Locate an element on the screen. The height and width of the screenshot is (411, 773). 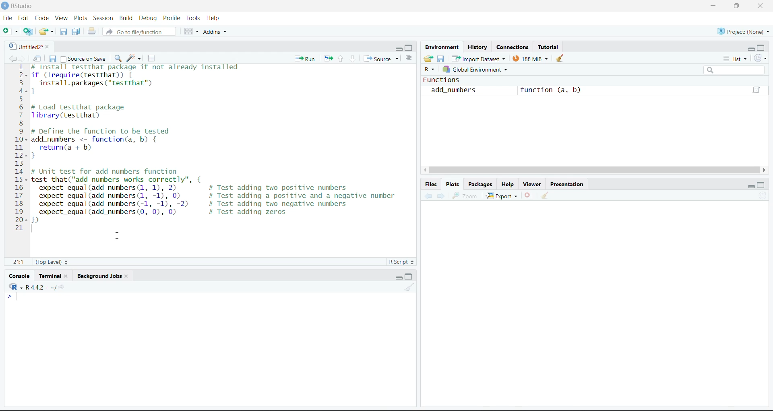
21:1 is located at coordinates (20, 262).